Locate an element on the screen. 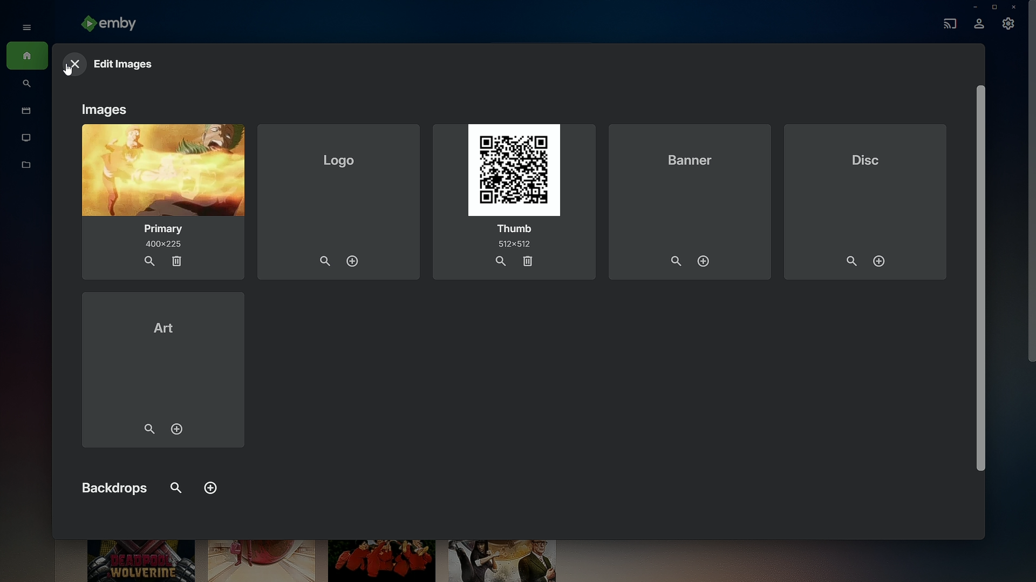 The width and height of the screenshot is (1036, 582). Logo is located at coordinates (339, 201).